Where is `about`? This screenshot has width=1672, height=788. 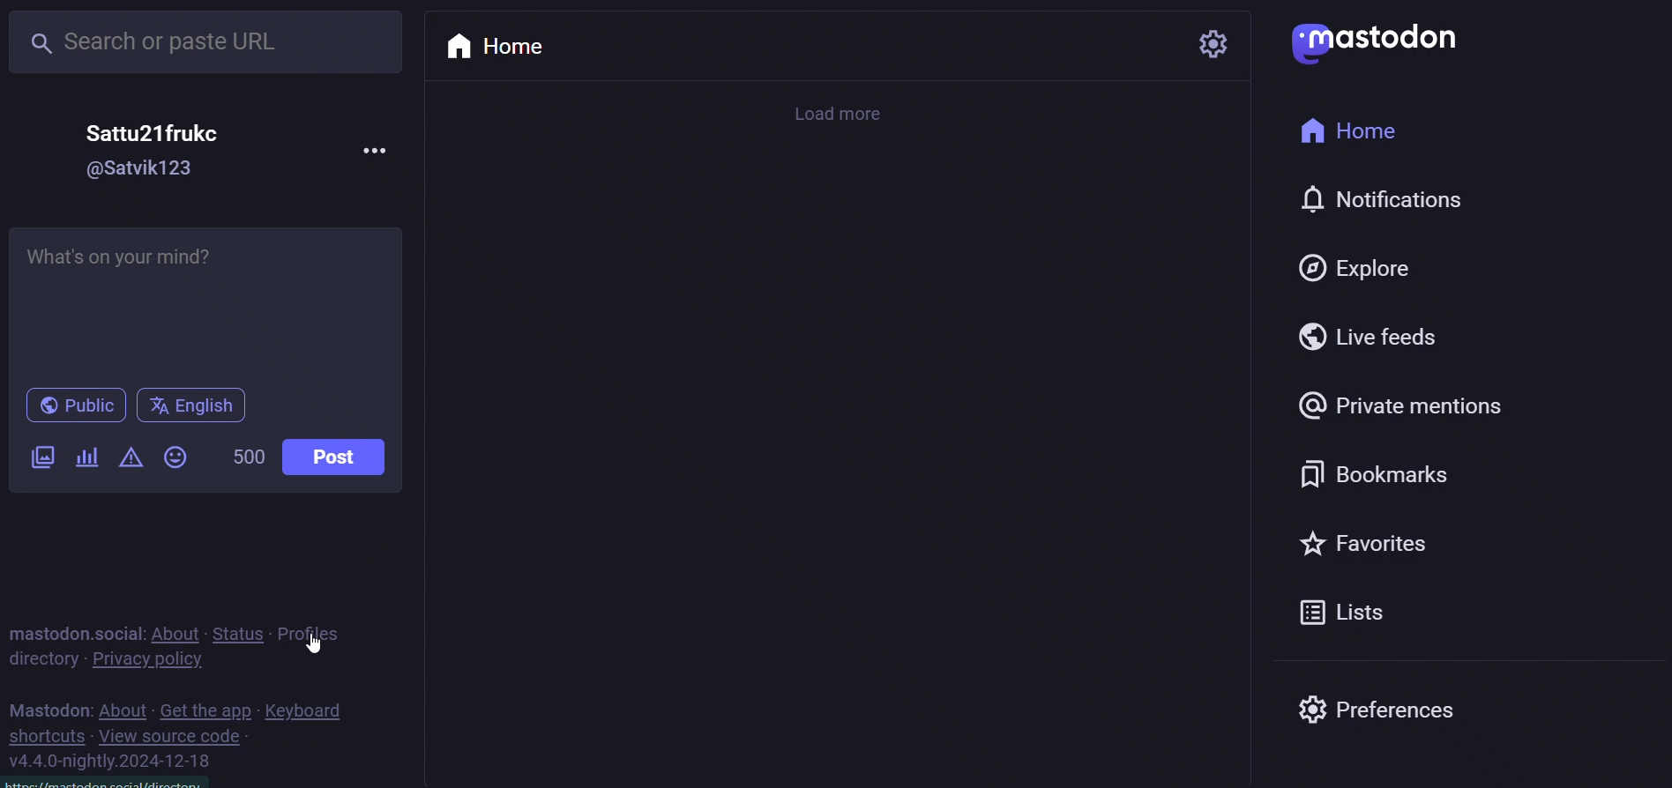 about is located at coordinates (171, 631).